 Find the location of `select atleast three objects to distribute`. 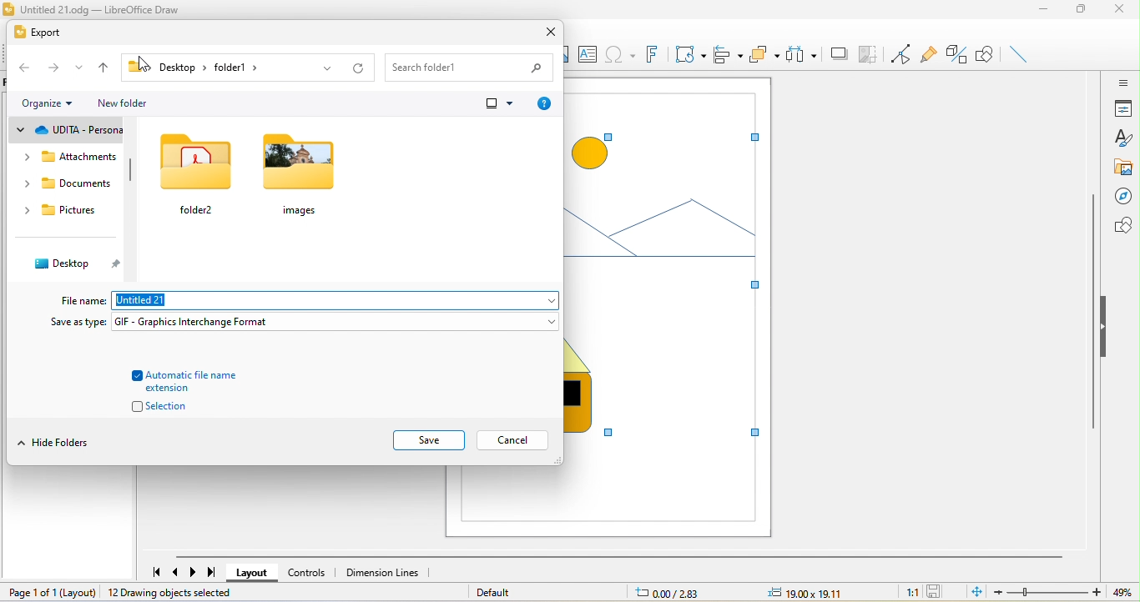

select atleast three objects to distribute is located at coordinates (802, 55).